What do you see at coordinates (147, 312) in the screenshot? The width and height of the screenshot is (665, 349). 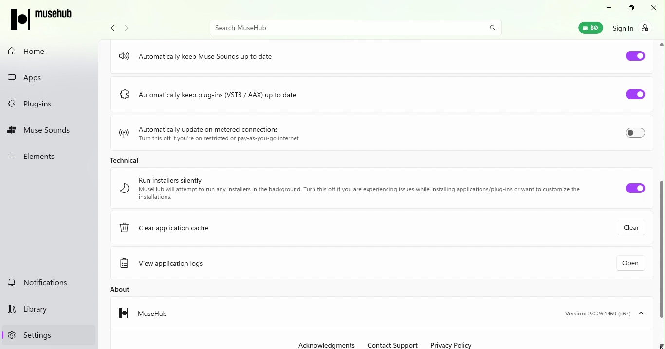 I see `Musehub` at bounding box center [147, 312].